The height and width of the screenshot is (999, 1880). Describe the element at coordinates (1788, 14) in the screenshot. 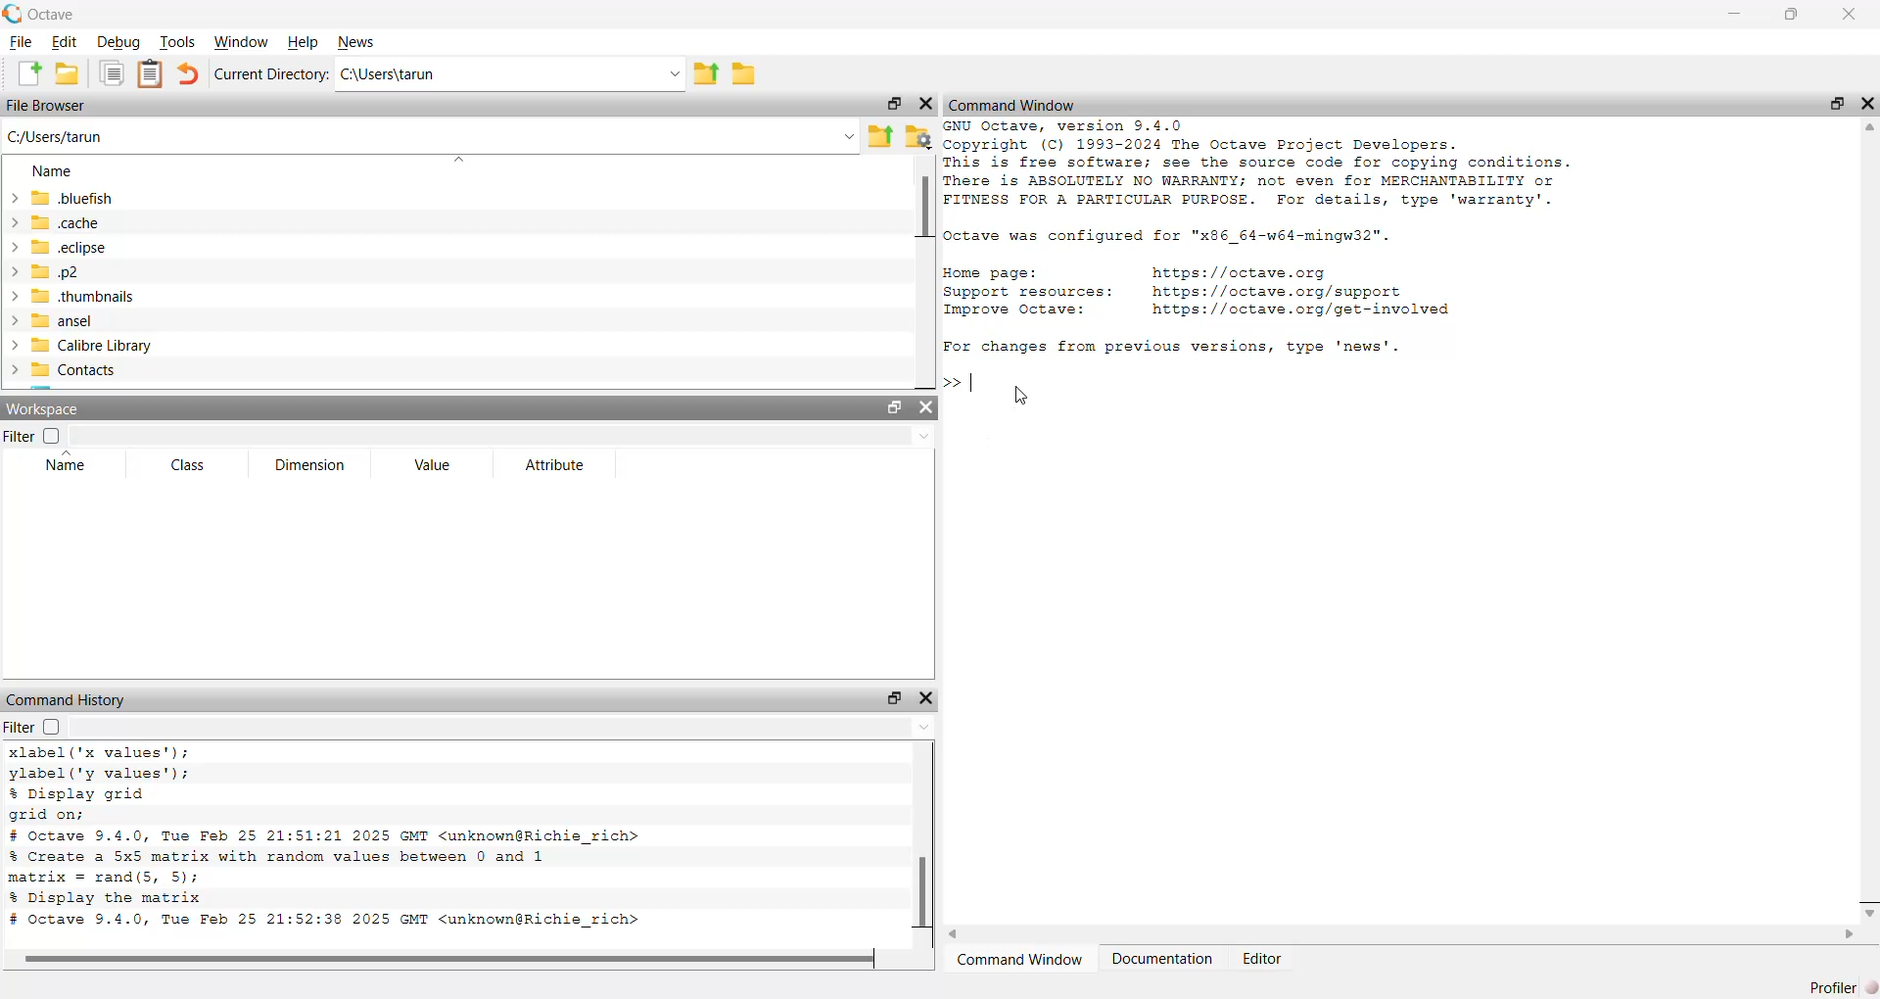

I see `maximise` at that location.